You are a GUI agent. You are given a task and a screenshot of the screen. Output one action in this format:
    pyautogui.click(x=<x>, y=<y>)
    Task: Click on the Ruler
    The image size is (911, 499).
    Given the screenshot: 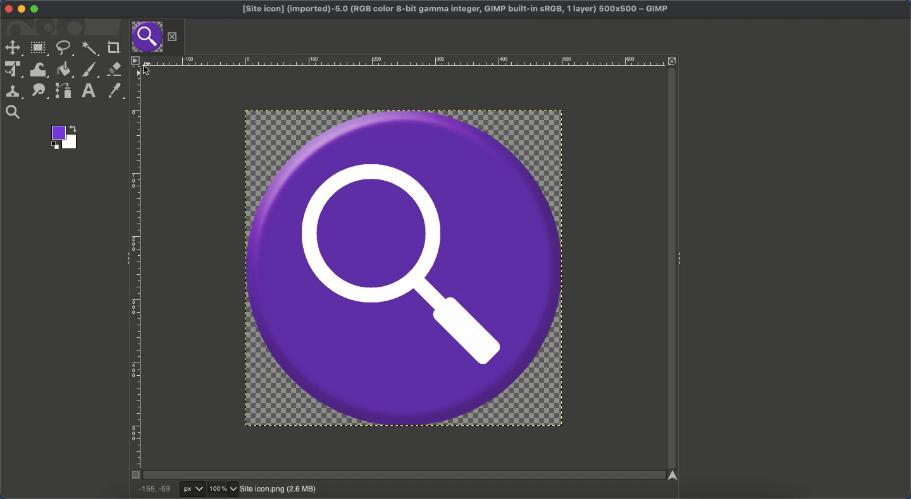 What is the action you would take?
    pyautogui.click(x=136, y=273)
    